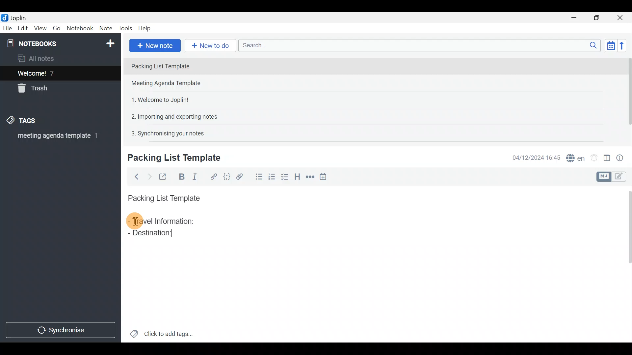 Image resolution: width=632 pixels, height=355 pixels. What do you see at coordinates (197, 177) in the screenshot?
I see `Italic` at bounding box center [197, 177].